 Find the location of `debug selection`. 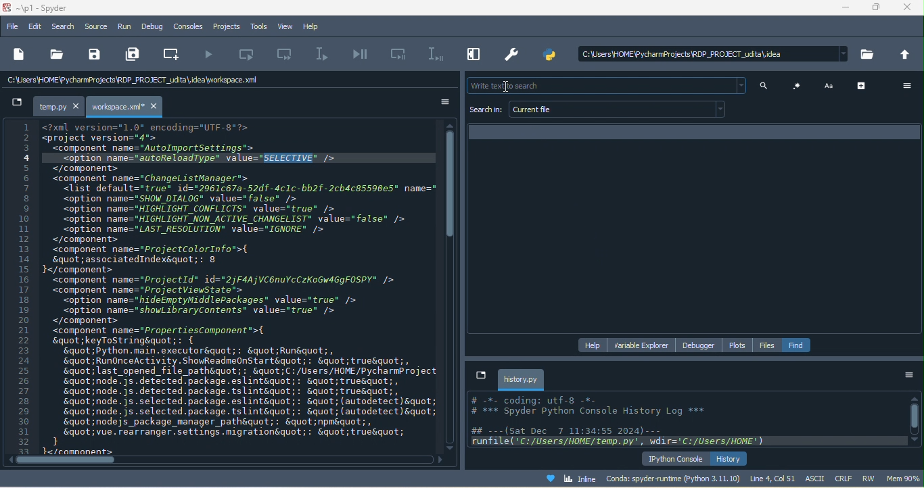

debug selection is located at coordinates (433, 54).